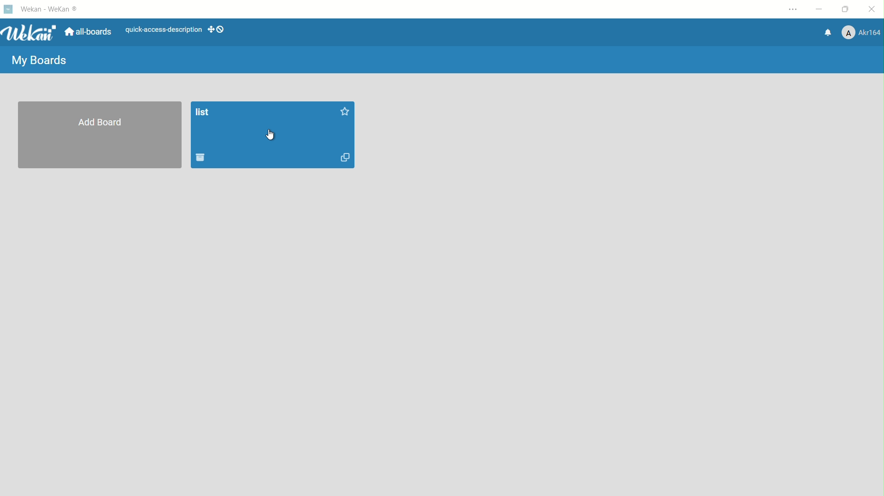  Describe the element at coordinates (203, 112) in the screenshot. I see `board name` at that location.